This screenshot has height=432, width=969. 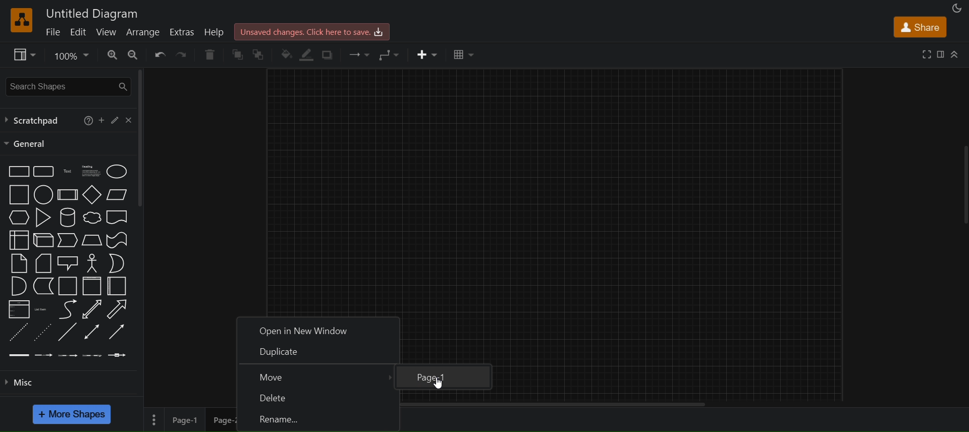 What do you see at coordinates (23, 55) in the screenshot?
I see `view` at bounding box center [23, 55].